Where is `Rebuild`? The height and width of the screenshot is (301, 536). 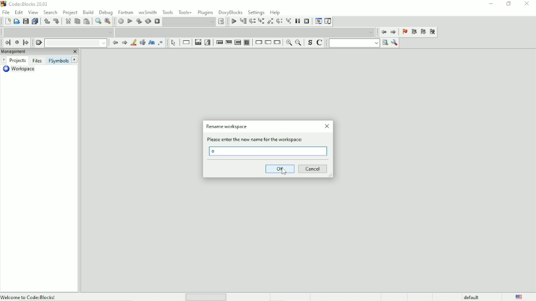
Rebuild is located at coordinates (148, 22).